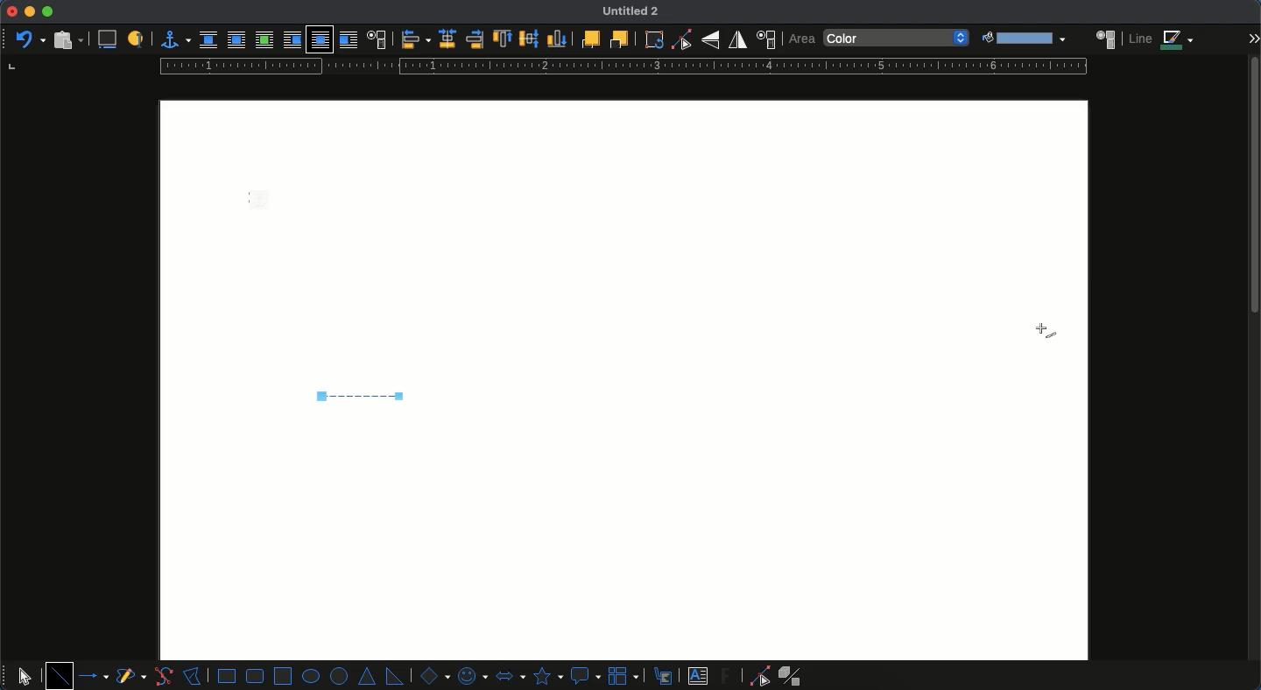  What do you see at coordinates (625, 675) in the screenshot?
I see `flowchart` at bounding box center [625, 675].